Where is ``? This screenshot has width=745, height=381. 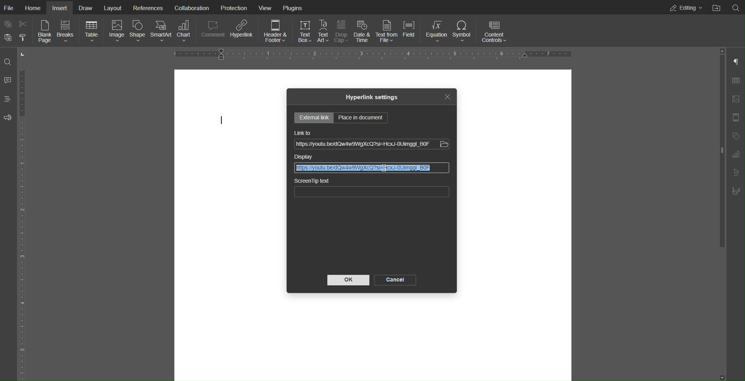
 is located at coordinates (444, 144).